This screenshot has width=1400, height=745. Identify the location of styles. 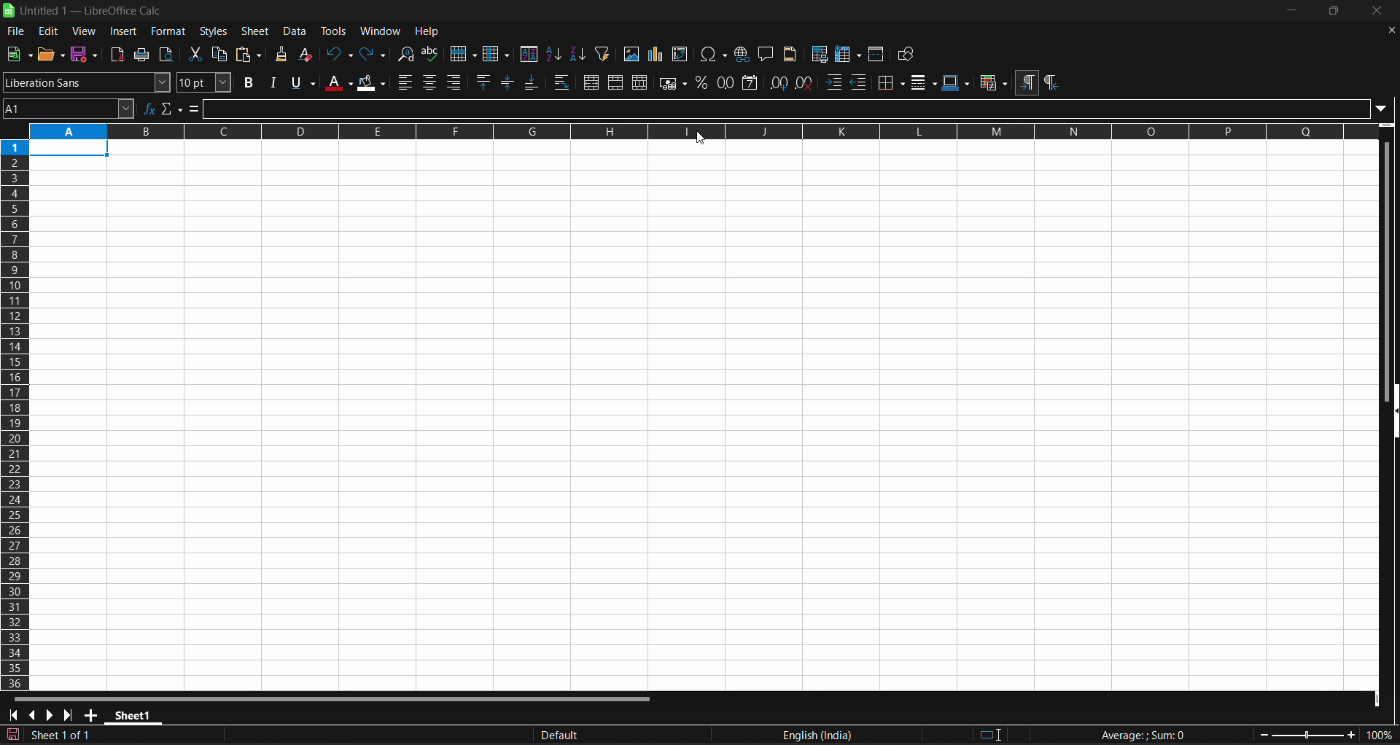
(213, 31).